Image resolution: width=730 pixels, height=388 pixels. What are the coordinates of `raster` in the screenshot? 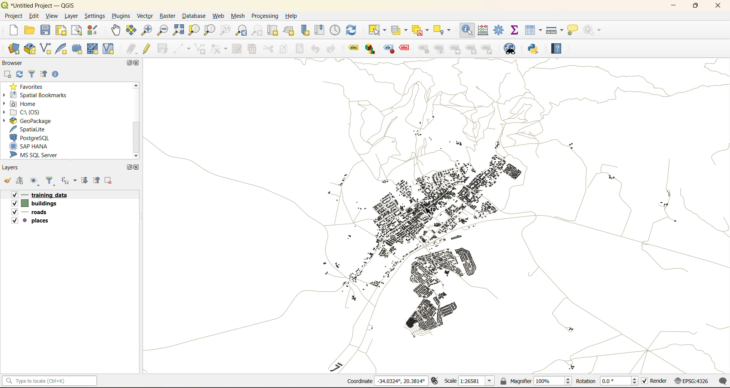 It's located at (168, 16).